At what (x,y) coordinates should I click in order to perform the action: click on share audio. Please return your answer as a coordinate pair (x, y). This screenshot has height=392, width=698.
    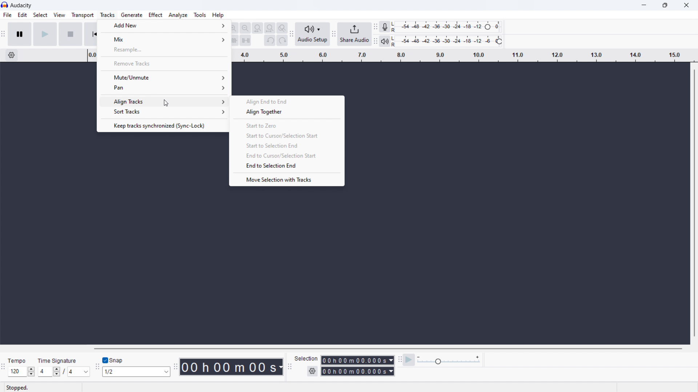
    Looking at the image, I should click on (355, 34).